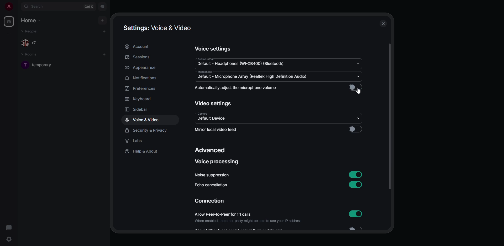 The height and width of the screenshot is (246, 504). I want to click on appearance, so click(143, 68).